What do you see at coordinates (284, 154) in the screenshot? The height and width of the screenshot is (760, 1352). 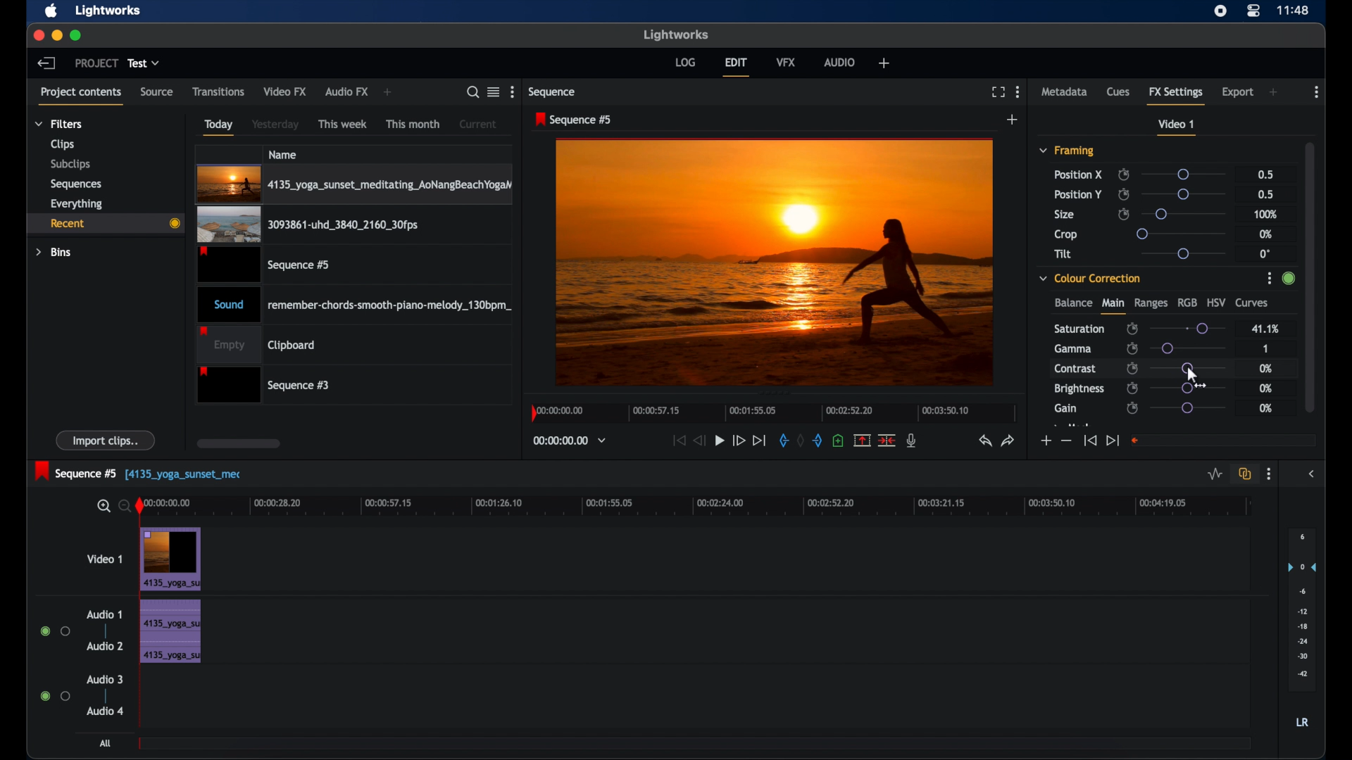 I see `name` at bounding box center [284, 154].